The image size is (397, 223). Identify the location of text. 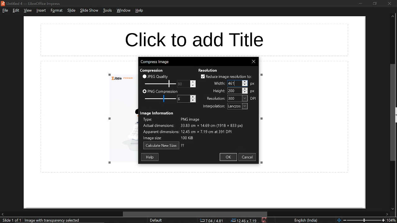
(214, 107).